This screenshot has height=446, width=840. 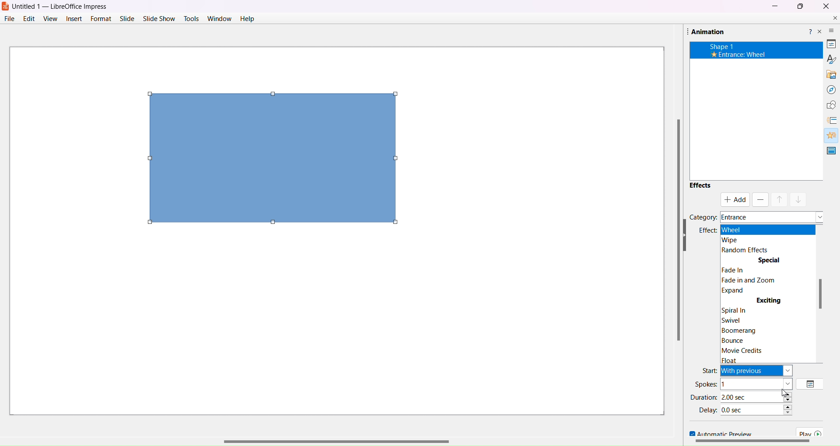 What do you see at coordinates (800, 7) in the screenshot?
I see `Maximize` at bounding box center [800, 7].